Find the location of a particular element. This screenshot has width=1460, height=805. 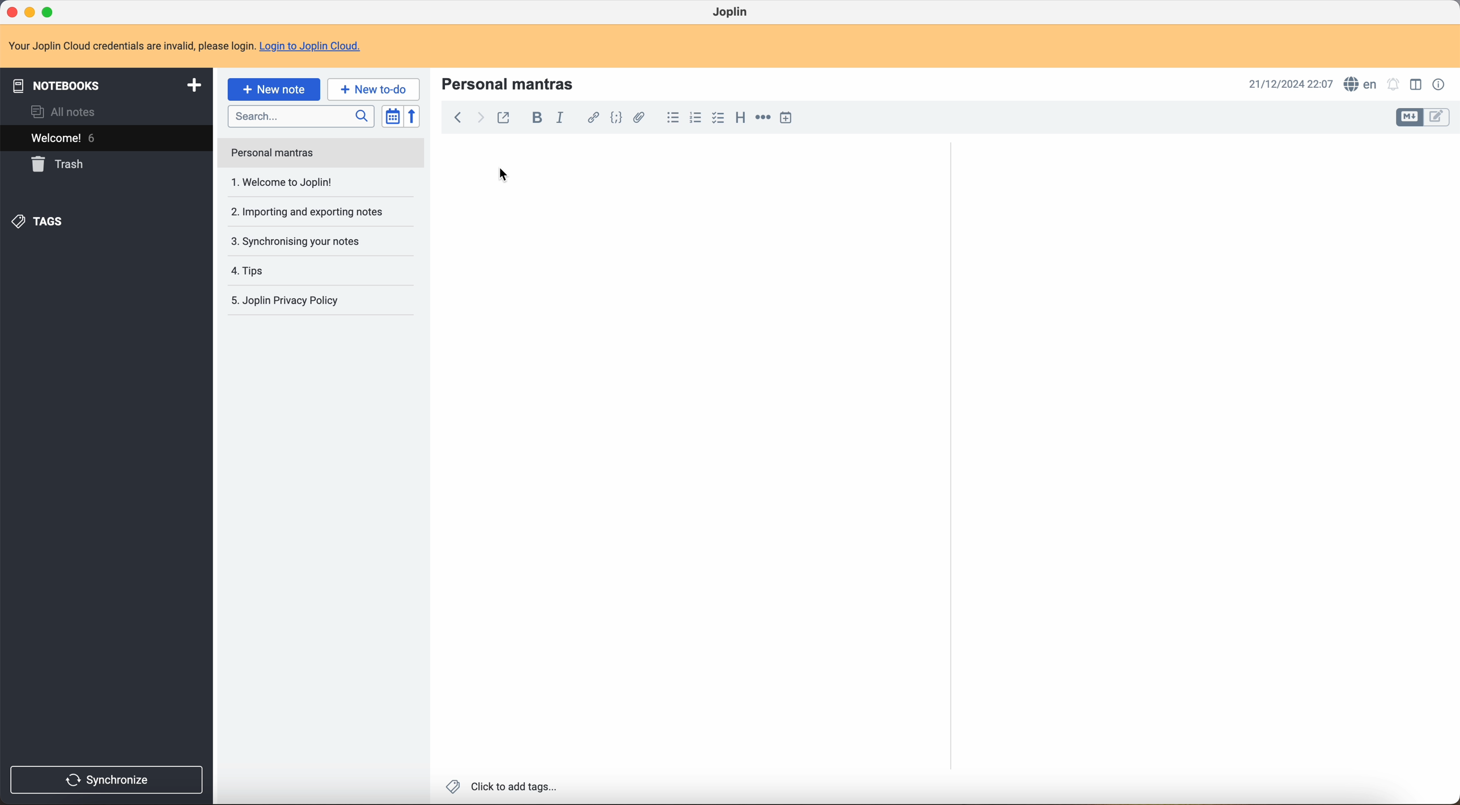

bulleted list is located at coordinates (672, 118).